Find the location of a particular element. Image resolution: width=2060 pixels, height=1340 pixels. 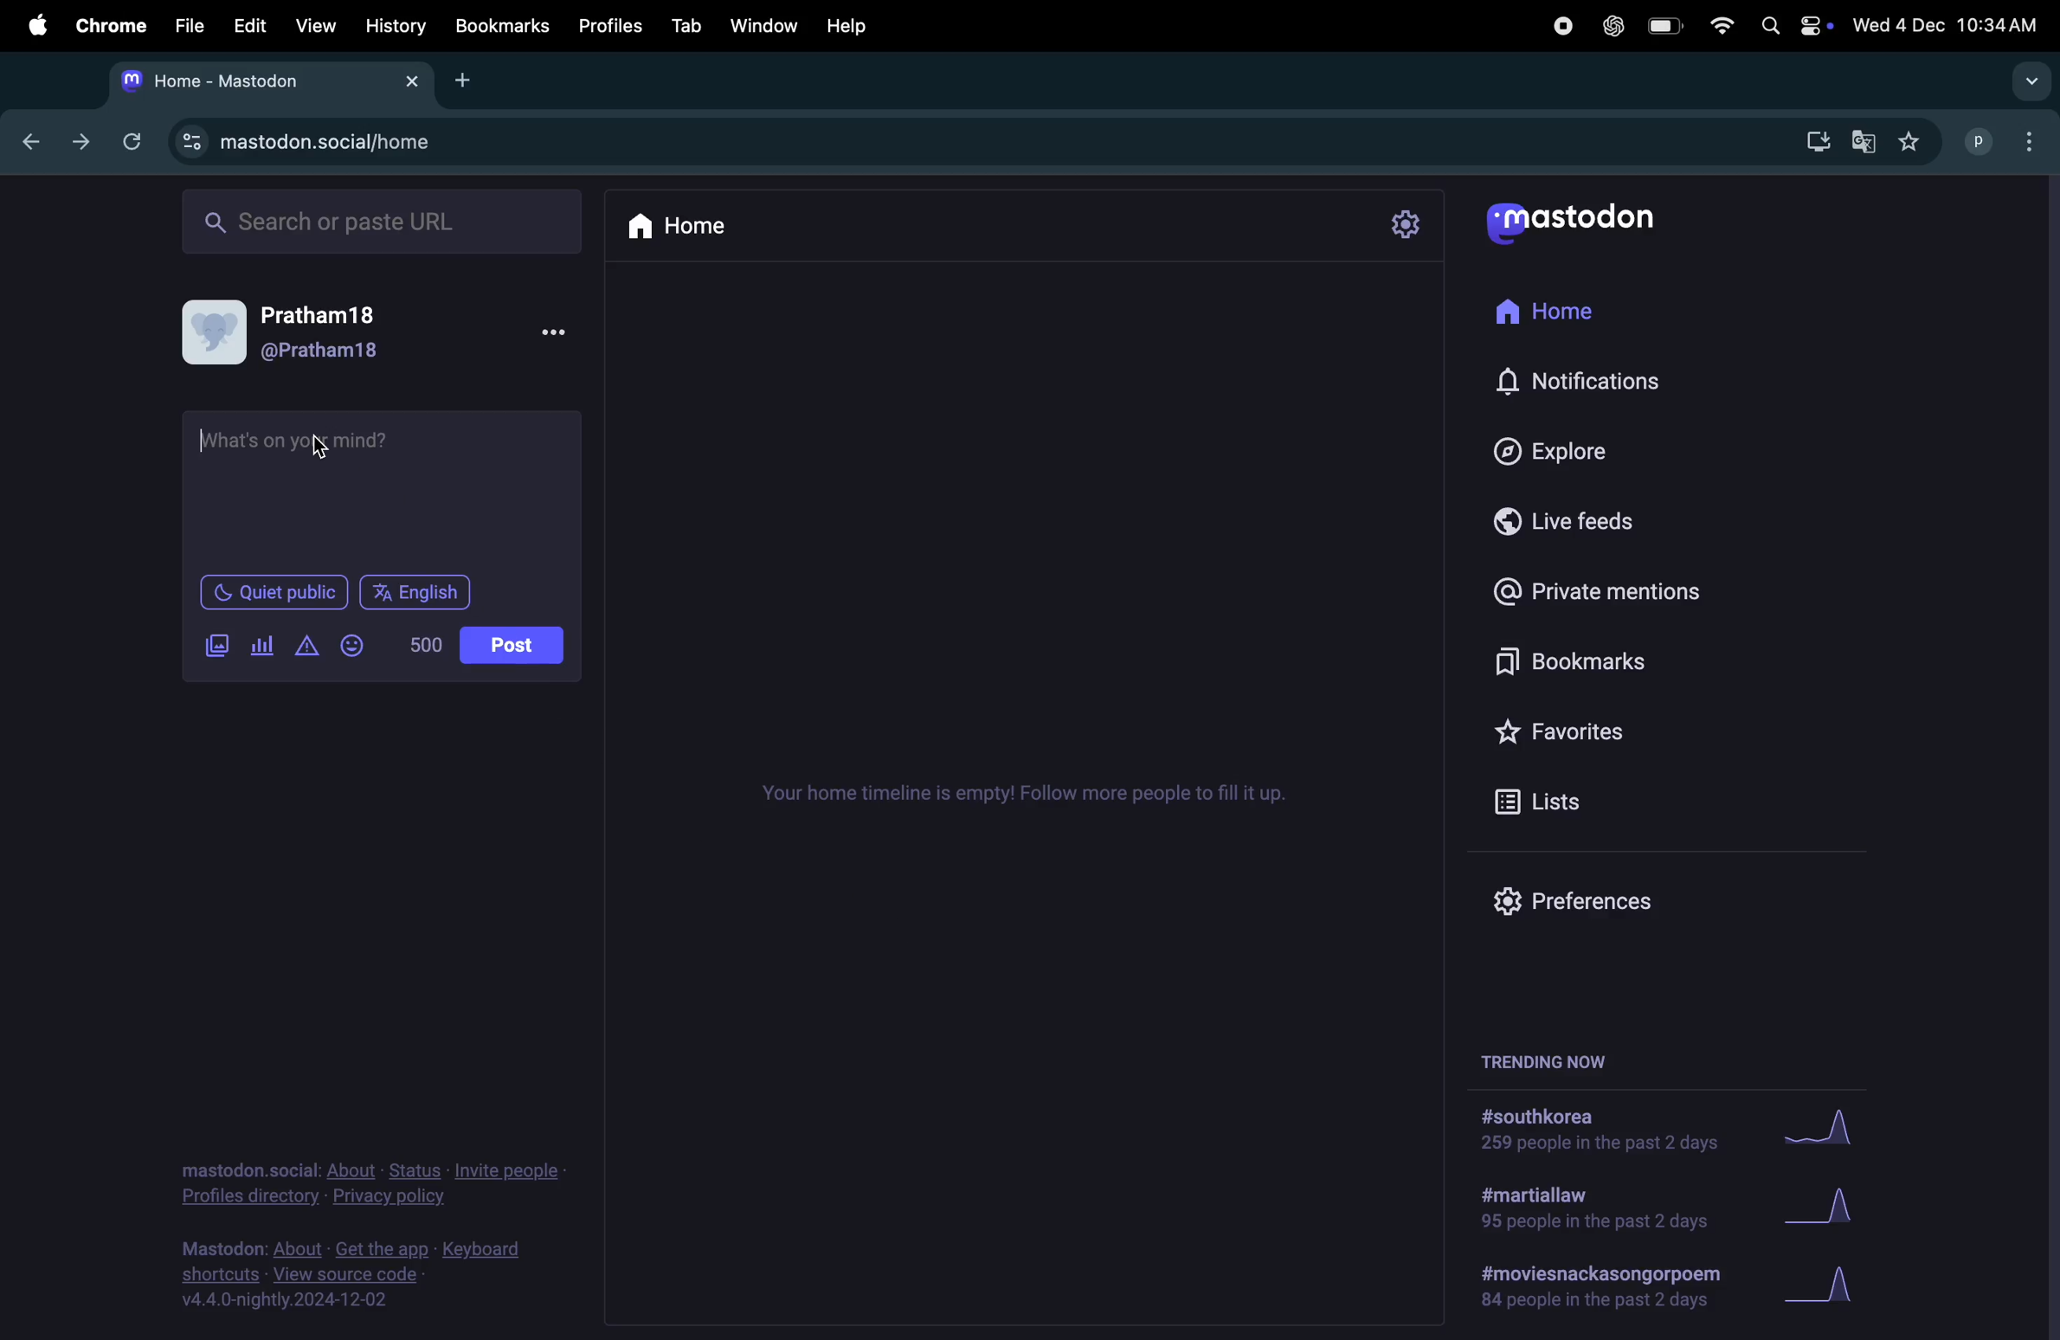

chrome profile is located at coordinates (2006, 144).